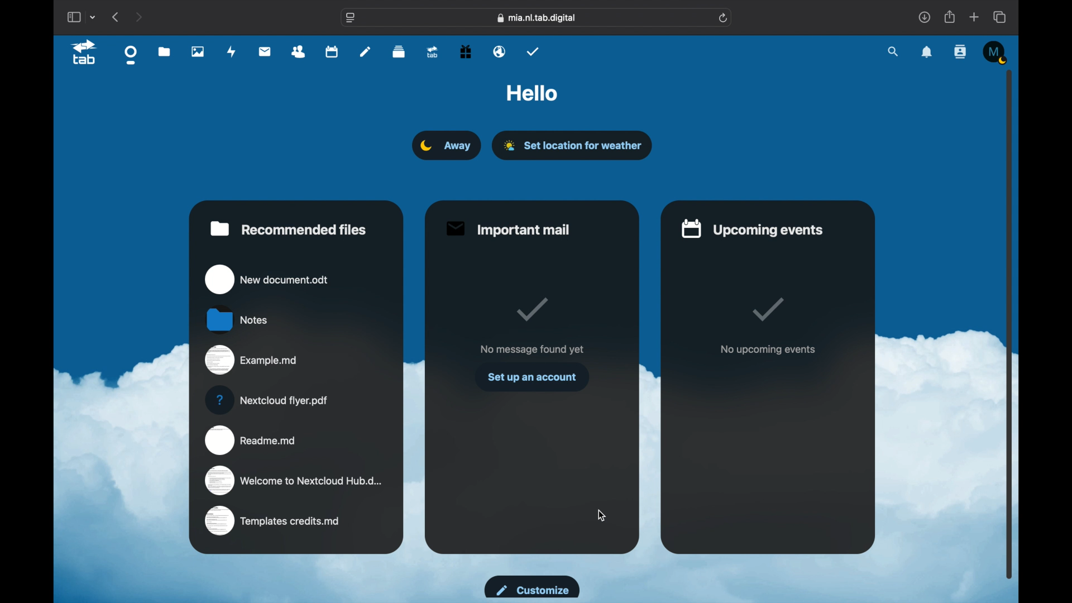 This screenshot has width=1072, height=603. I want to click on show tab overview, so click(999, 17).